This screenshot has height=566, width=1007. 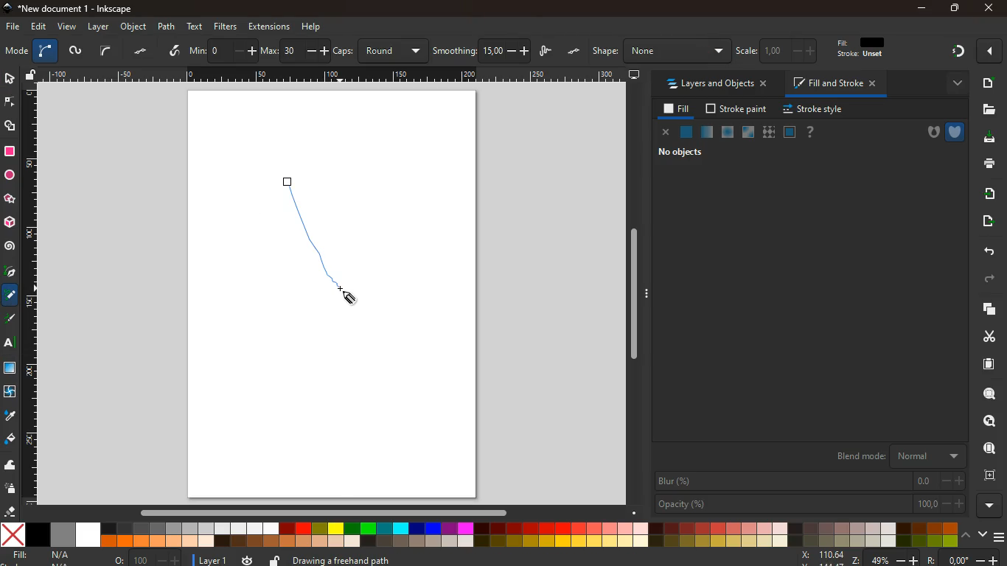 What do you see at coordinates (11, 321) in the screenshot?
I see `draw` at bounding box center [11, 321].